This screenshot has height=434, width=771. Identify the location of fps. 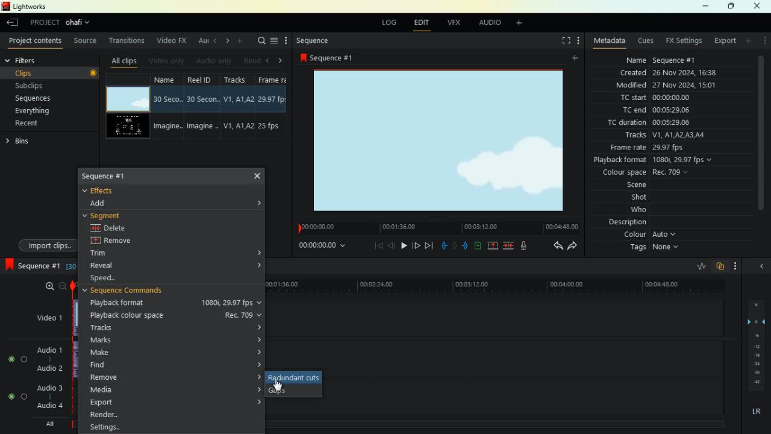
(276, 106).